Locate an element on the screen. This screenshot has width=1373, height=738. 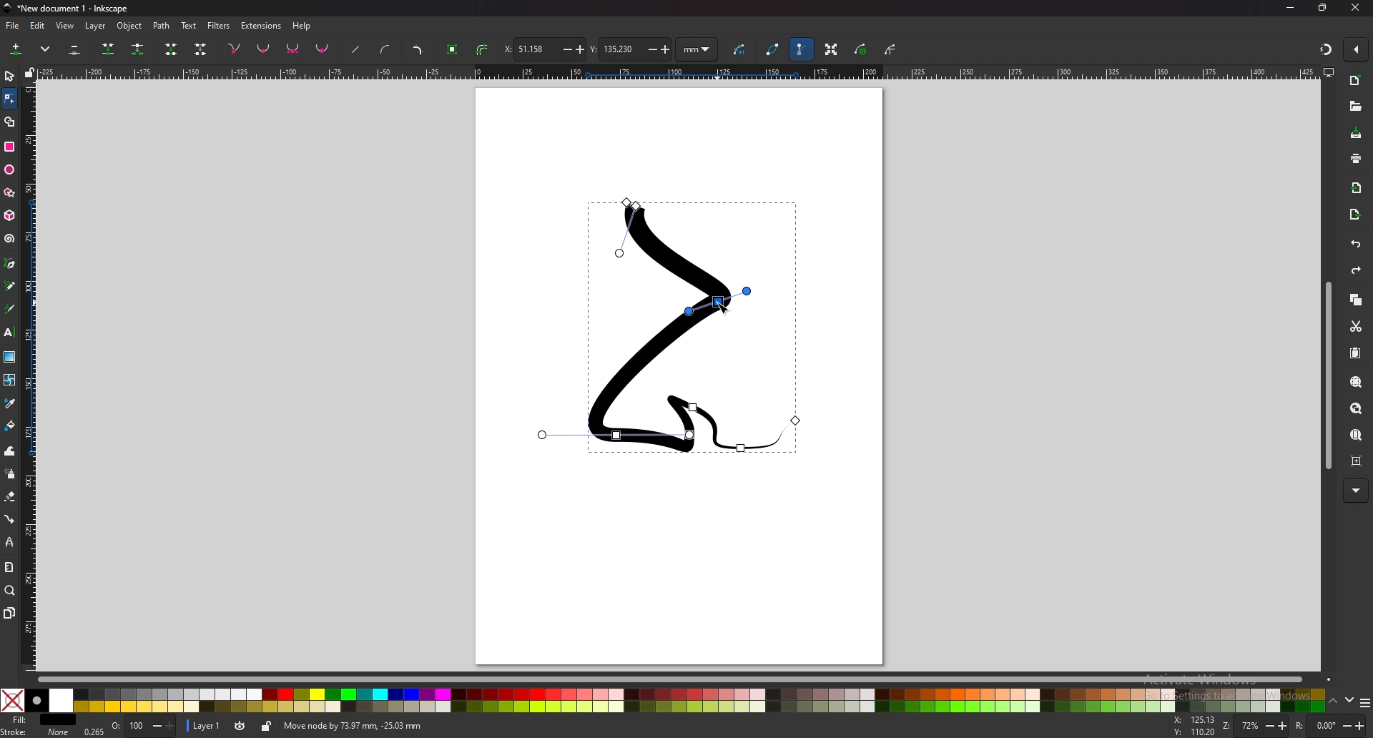
undo is located at coordinates (1353, 245).